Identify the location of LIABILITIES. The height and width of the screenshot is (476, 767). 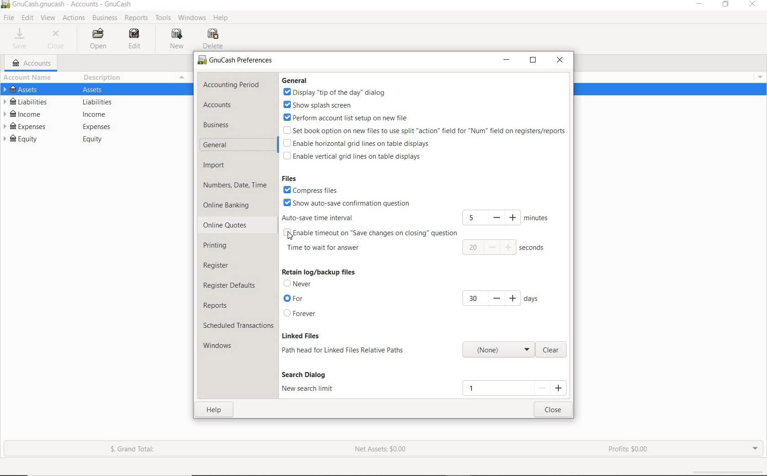
(92, 102).